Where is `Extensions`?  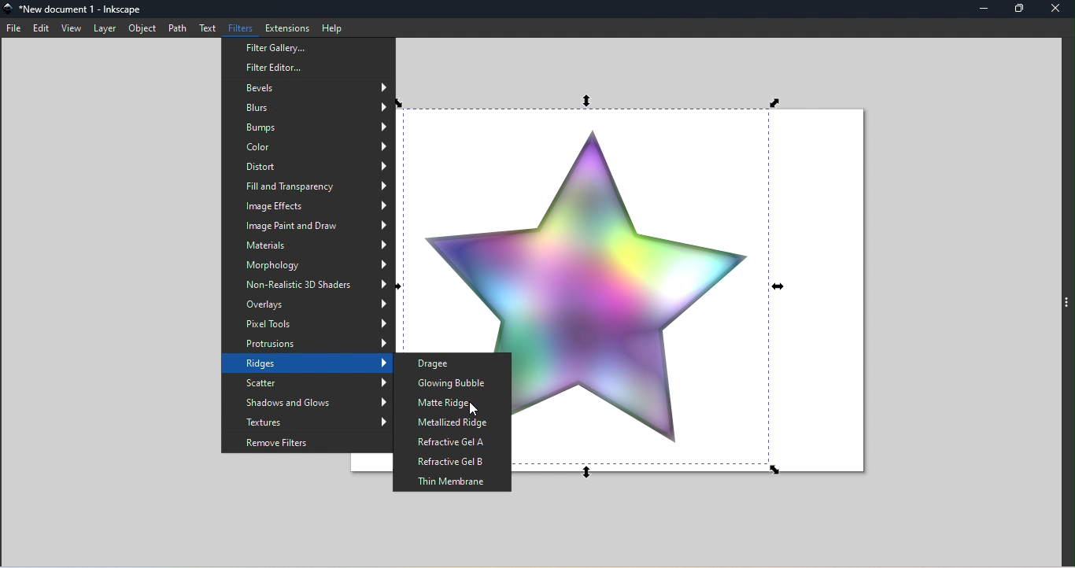
Extensions is located at coordinates (287, 26).